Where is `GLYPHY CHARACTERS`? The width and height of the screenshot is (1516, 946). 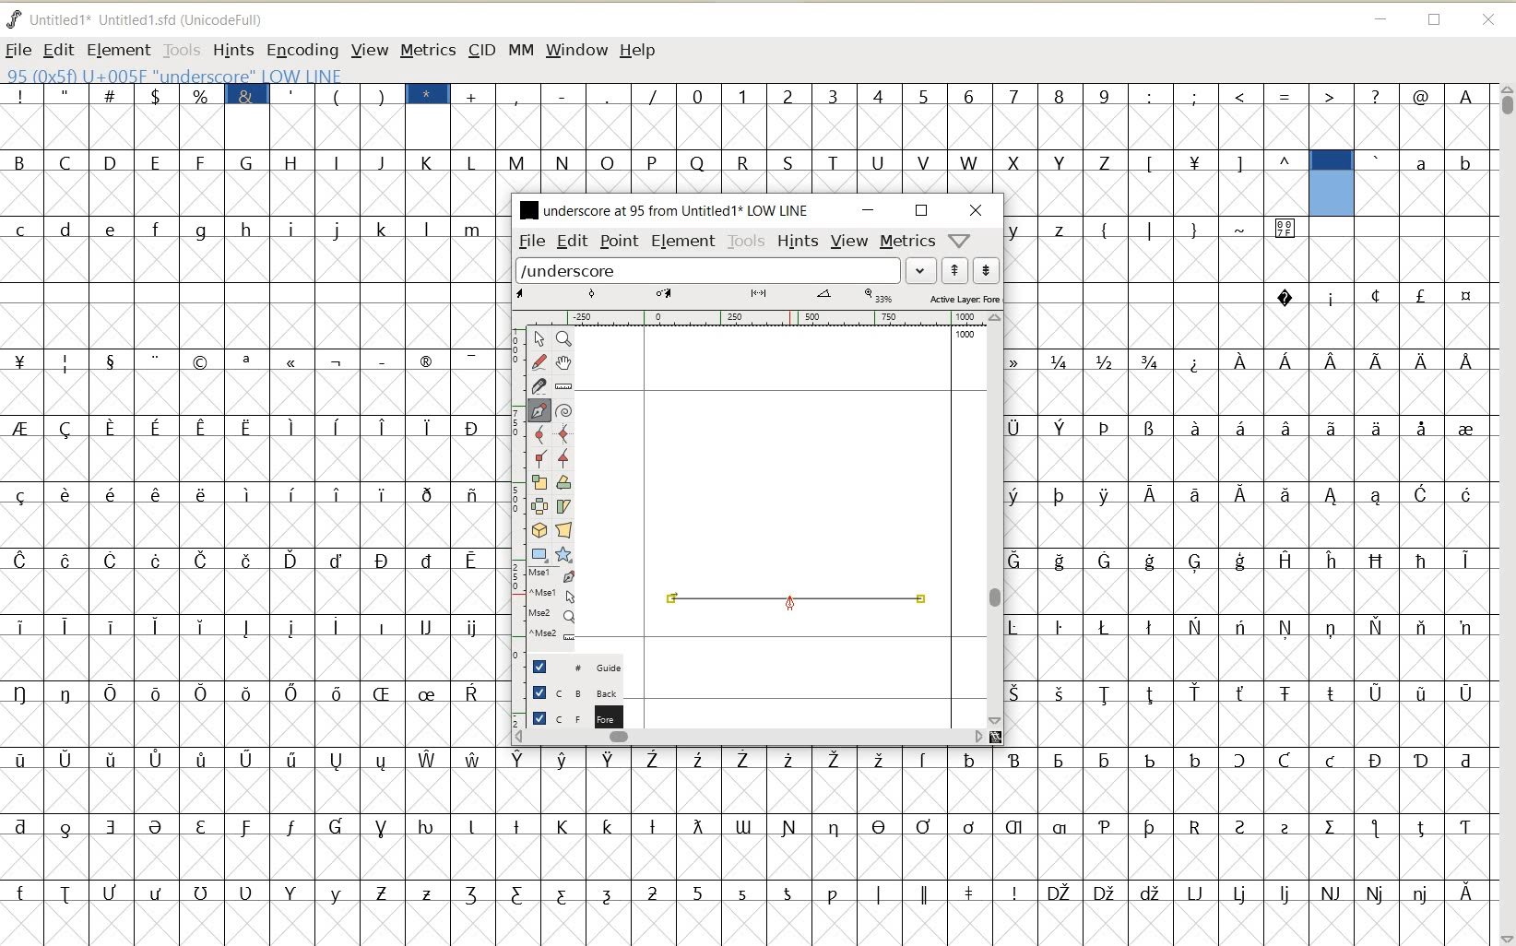
GLYPHY CHARACTERS is located at coordinates (250, 503).